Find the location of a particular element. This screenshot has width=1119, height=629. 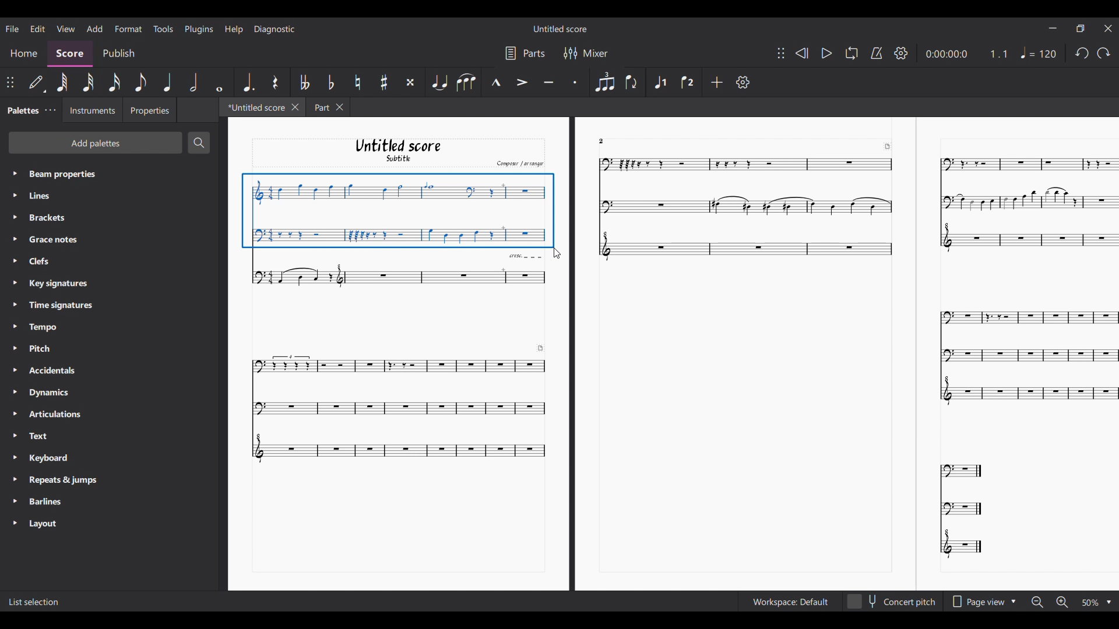

Zoom in is located at coordinates (1061, 602).